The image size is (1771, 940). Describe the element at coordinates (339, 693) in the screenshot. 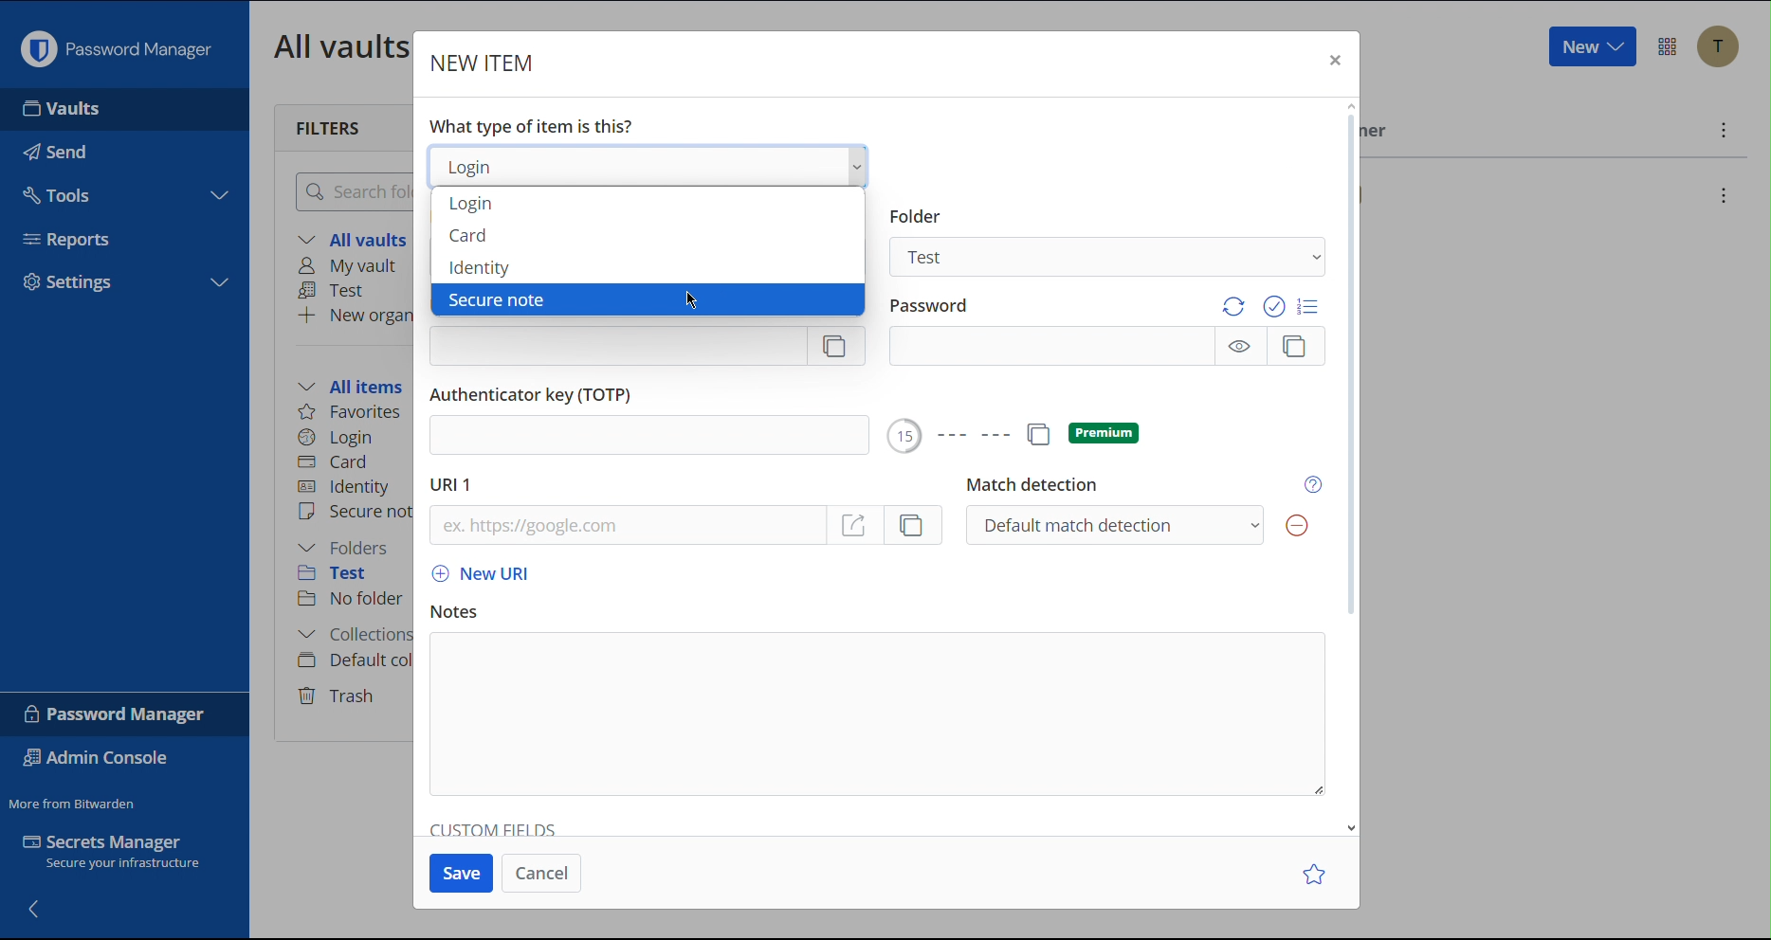

I see `Trash` at that location.